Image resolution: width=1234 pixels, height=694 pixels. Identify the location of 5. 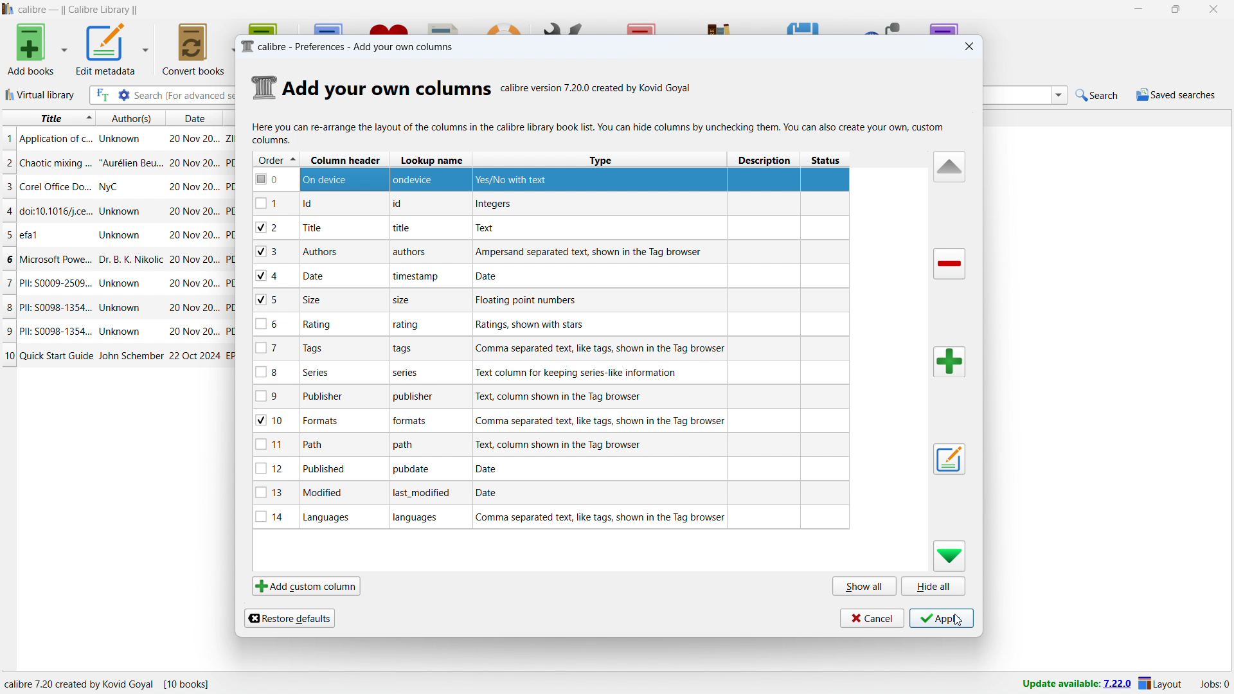
(8, 235).